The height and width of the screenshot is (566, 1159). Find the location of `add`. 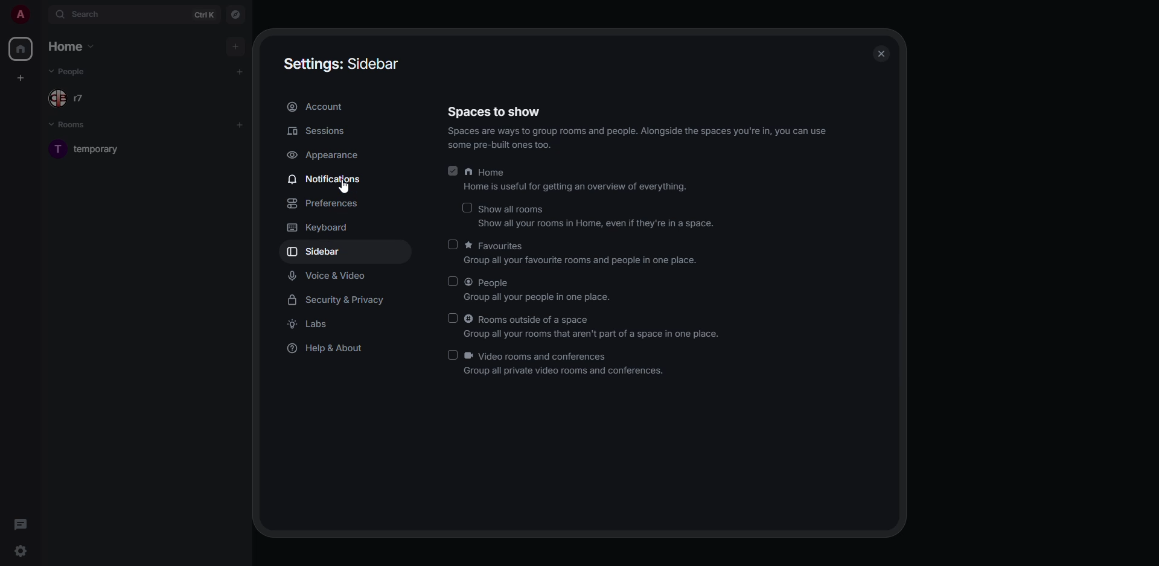

add is located at coordinates (238, 72).